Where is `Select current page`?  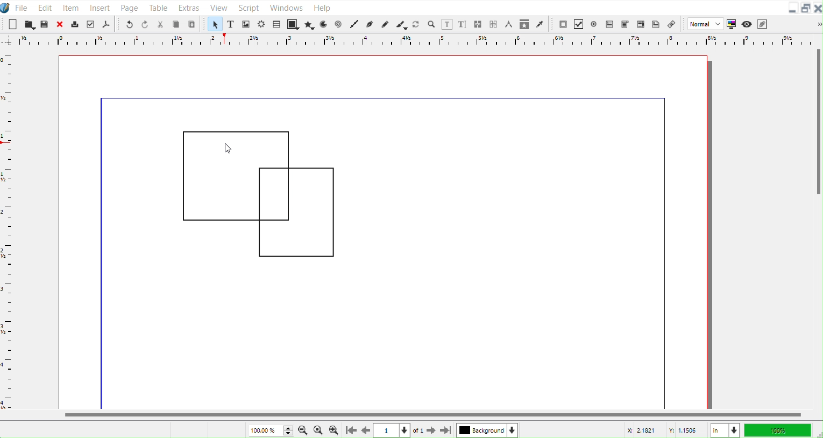
Select current page is located at coordinates (393, 430).